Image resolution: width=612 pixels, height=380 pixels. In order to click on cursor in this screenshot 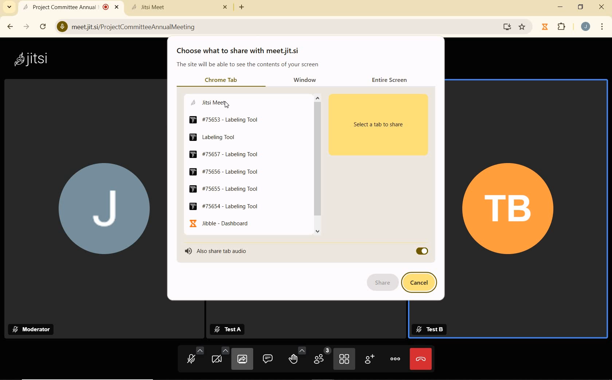, I will do `click(228, 106)`.